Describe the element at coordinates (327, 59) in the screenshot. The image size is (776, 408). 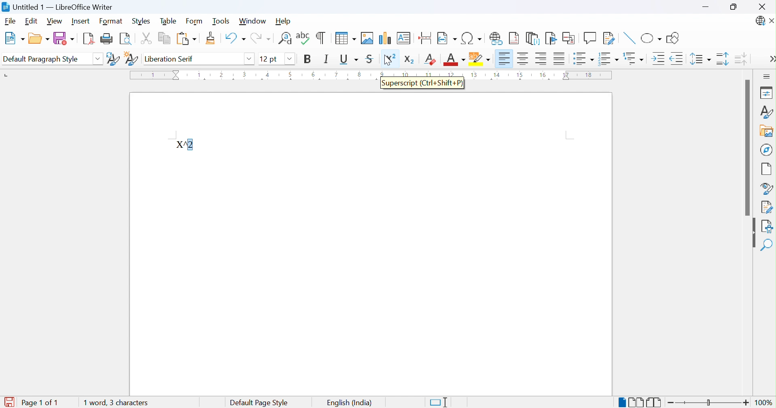
I see `Italic` at that location.